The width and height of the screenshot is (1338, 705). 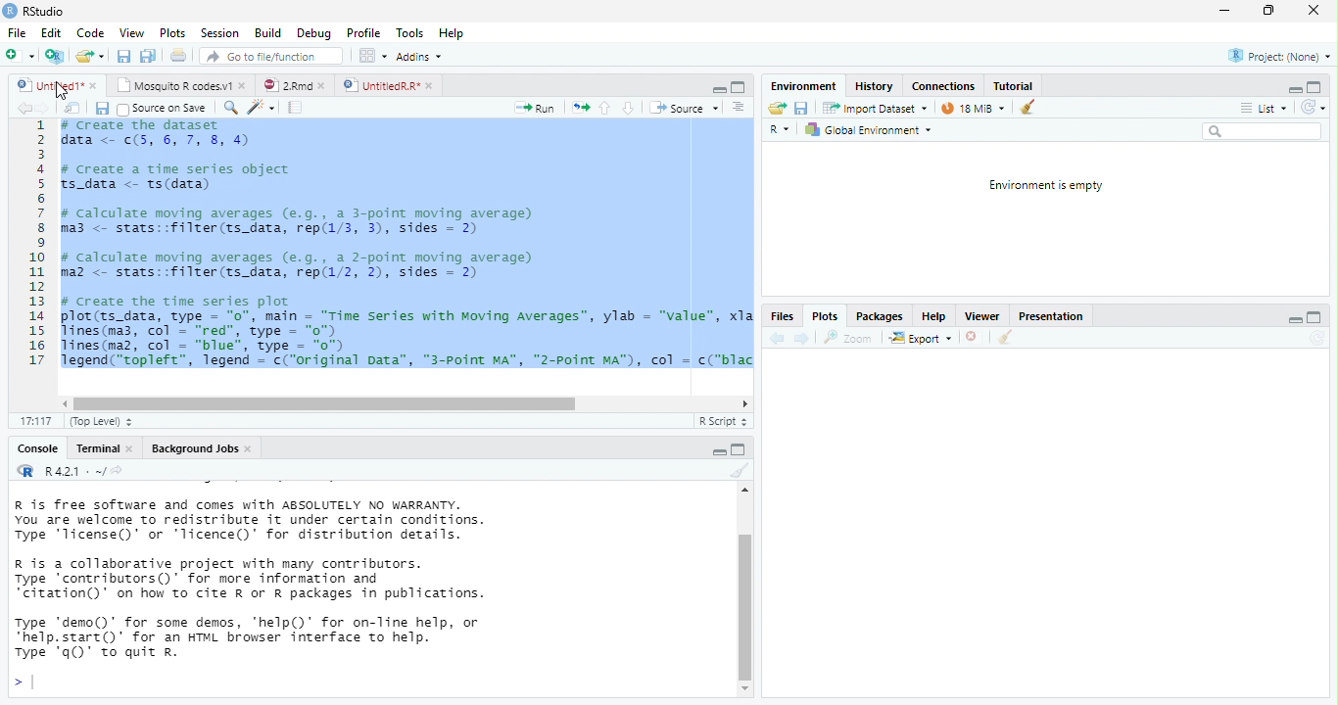 What do you see at coordinates (1280, 57) in the screenshot?
I see `Project: (None)` at bounding box center [1280, 57].